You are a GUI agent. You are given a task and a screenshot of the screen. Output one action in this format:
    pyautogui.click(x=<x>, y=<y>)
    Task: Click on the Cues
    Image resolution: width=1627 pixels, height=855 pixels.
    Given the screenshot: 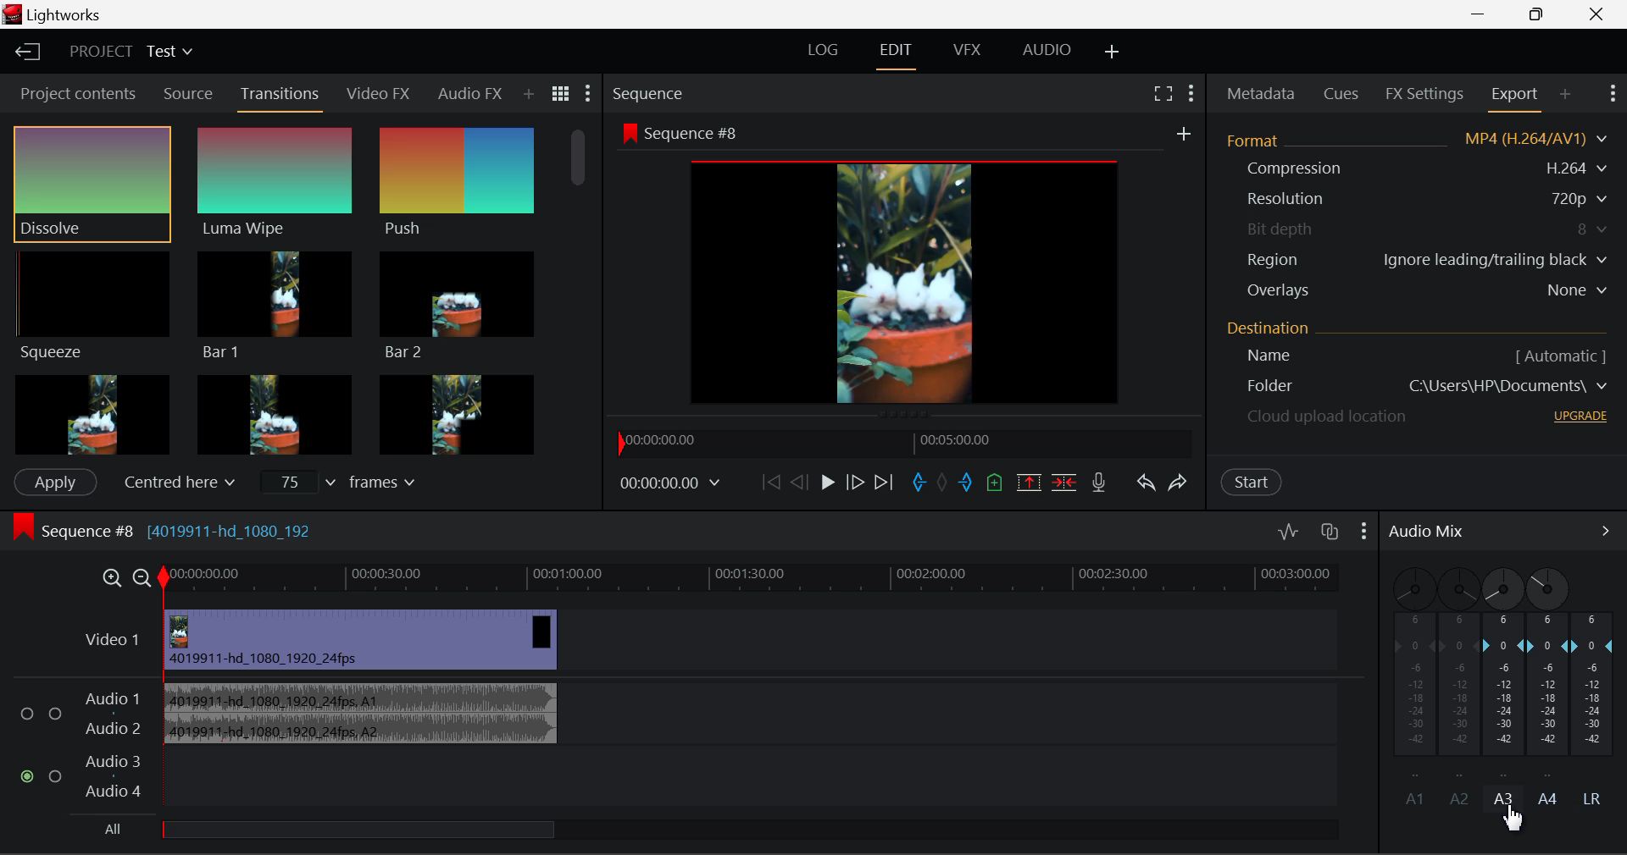 What is the action you would take?
    pyautogui.click(x=1341, y=92)
    